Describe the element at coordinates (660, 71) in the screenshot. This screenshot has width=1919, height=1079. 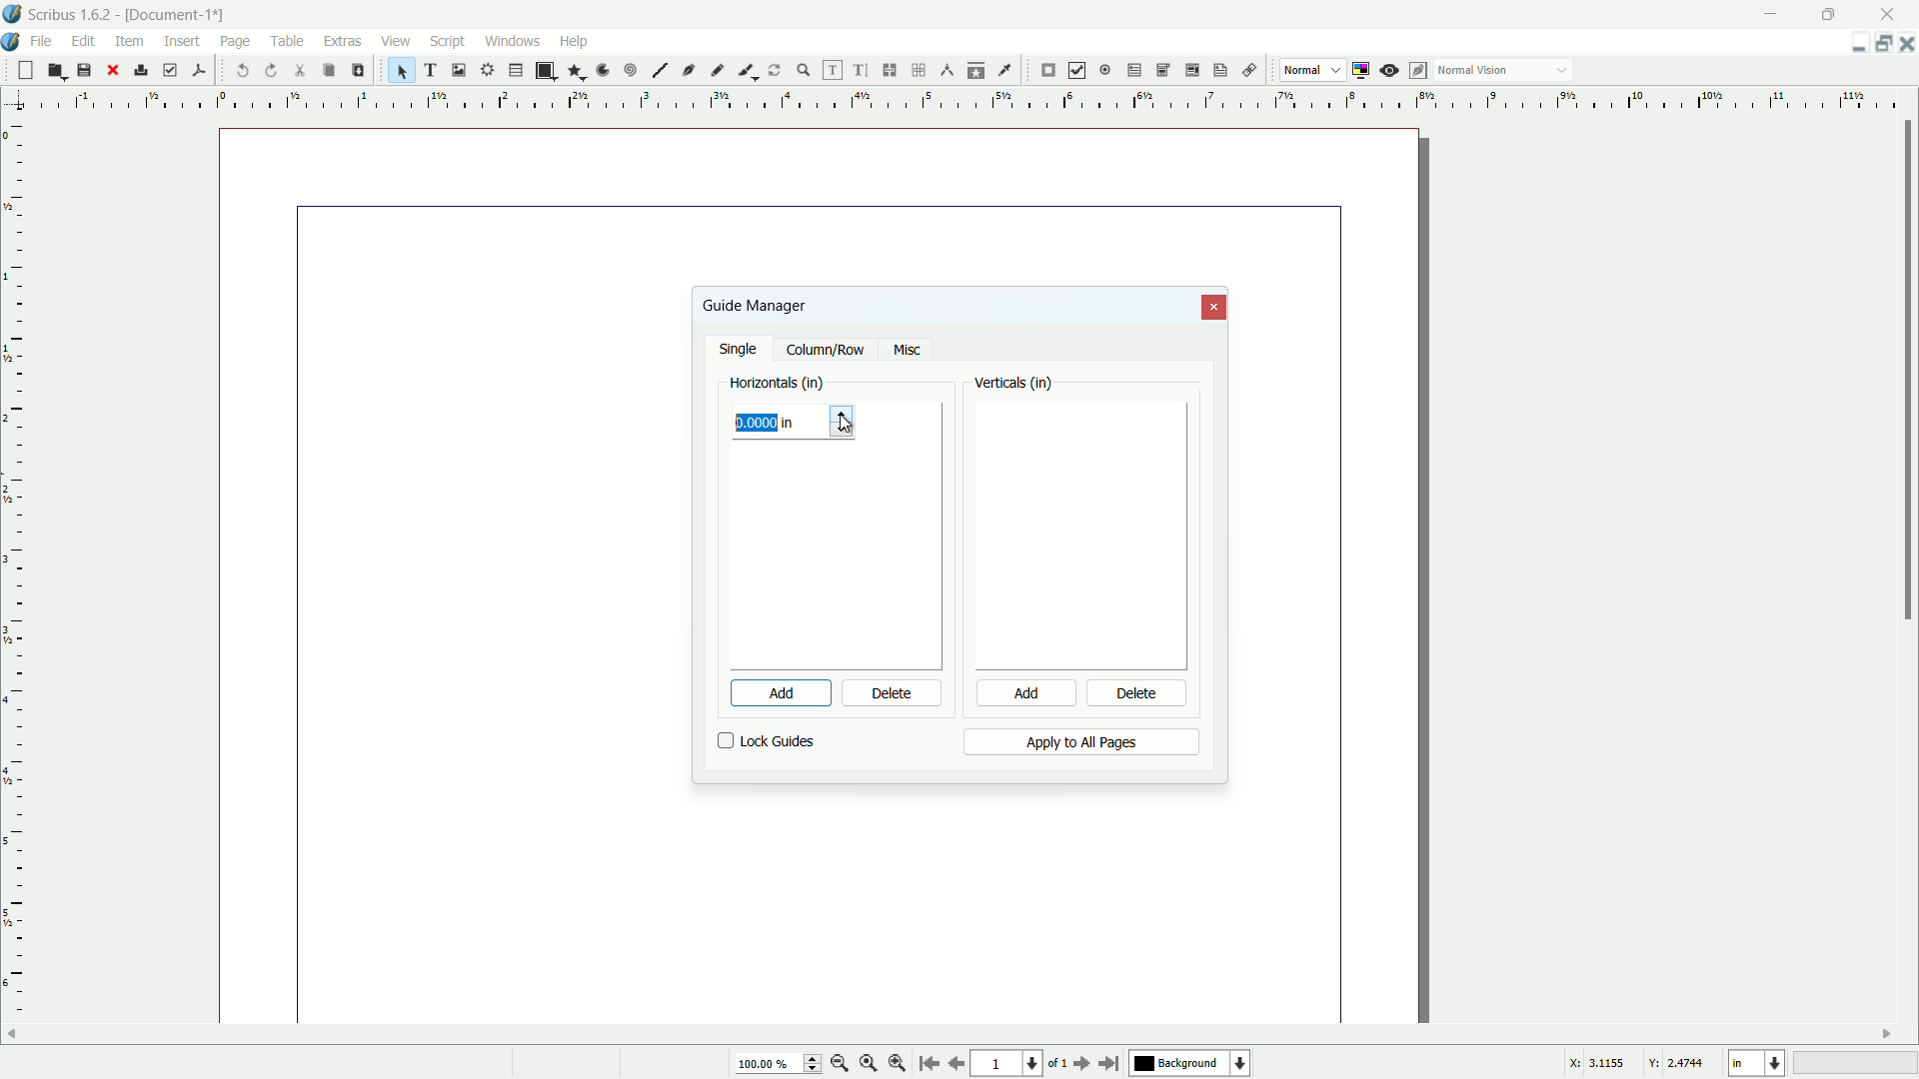
I see `line` at that location.